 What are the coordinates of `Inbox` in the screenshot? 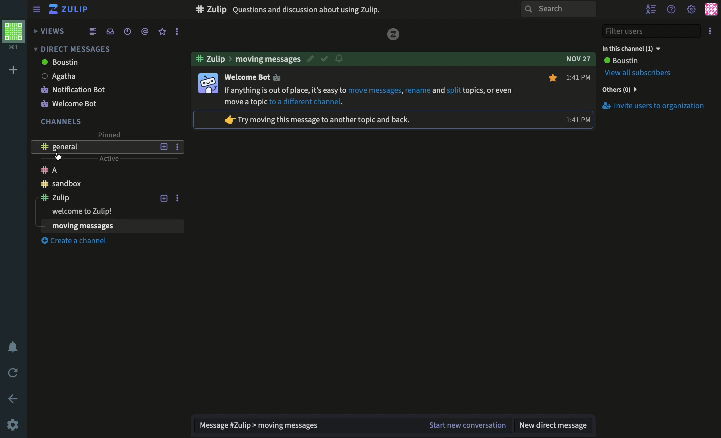 It's located at (110, 31).